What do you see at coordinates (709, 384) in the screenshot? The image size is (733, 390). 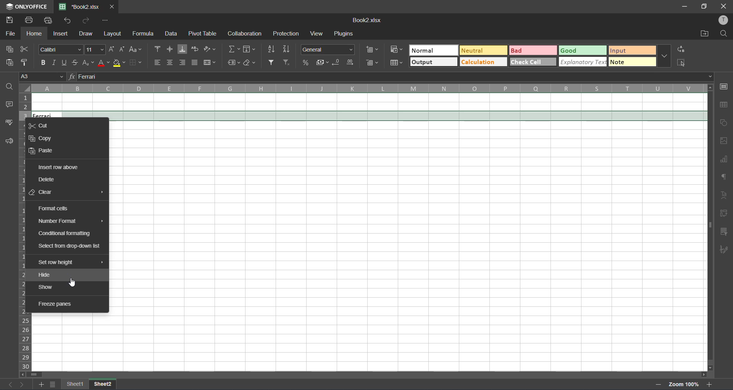 I see `zoom  in` at bounding box center [709, 384].